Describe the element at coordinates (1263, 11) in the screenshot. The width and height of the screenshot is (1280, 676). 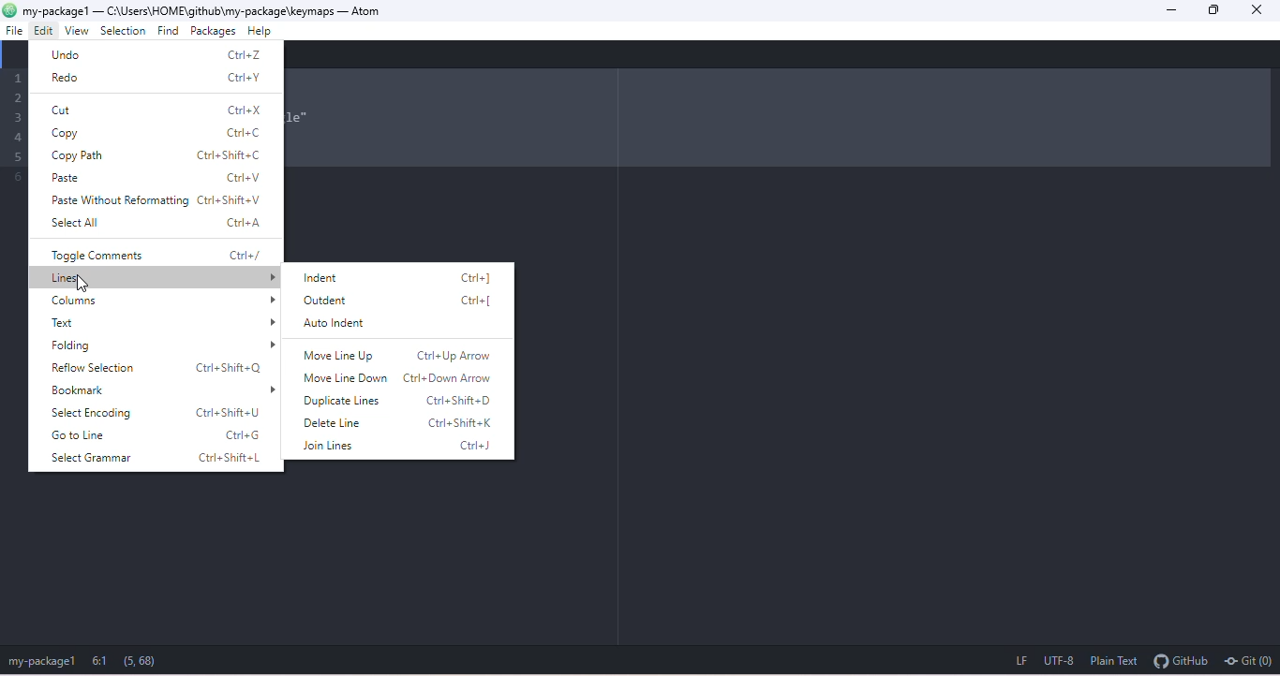
I see `close` at that location.